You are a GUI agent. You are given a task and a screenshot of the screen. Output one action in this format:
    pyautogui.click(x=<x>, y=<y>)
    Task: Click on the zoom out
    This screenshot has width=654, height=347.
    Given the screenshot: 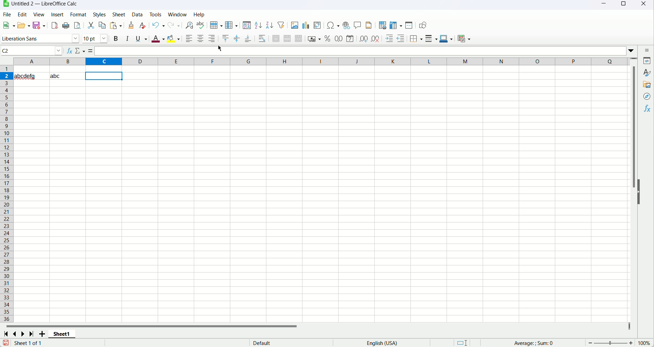 What is the action you would take?
    pyautogui.click(x=591, y=343)
    